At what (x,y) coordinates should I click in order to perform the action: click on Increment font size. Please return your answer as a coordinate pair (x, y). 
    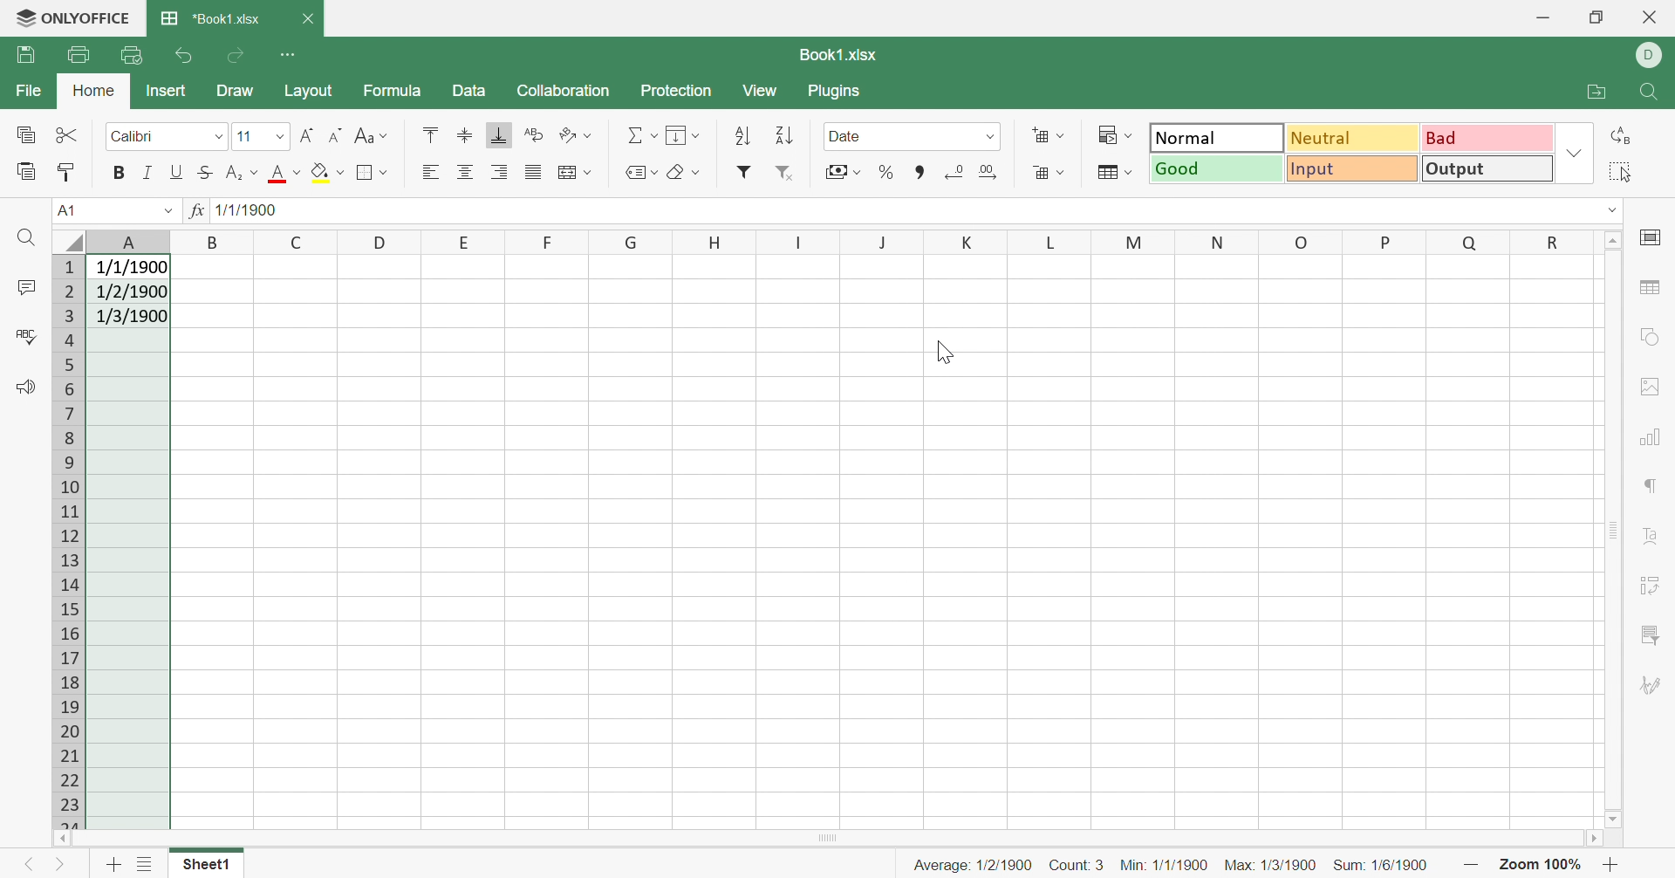
    Looking at the image, I should click on (307, 135).